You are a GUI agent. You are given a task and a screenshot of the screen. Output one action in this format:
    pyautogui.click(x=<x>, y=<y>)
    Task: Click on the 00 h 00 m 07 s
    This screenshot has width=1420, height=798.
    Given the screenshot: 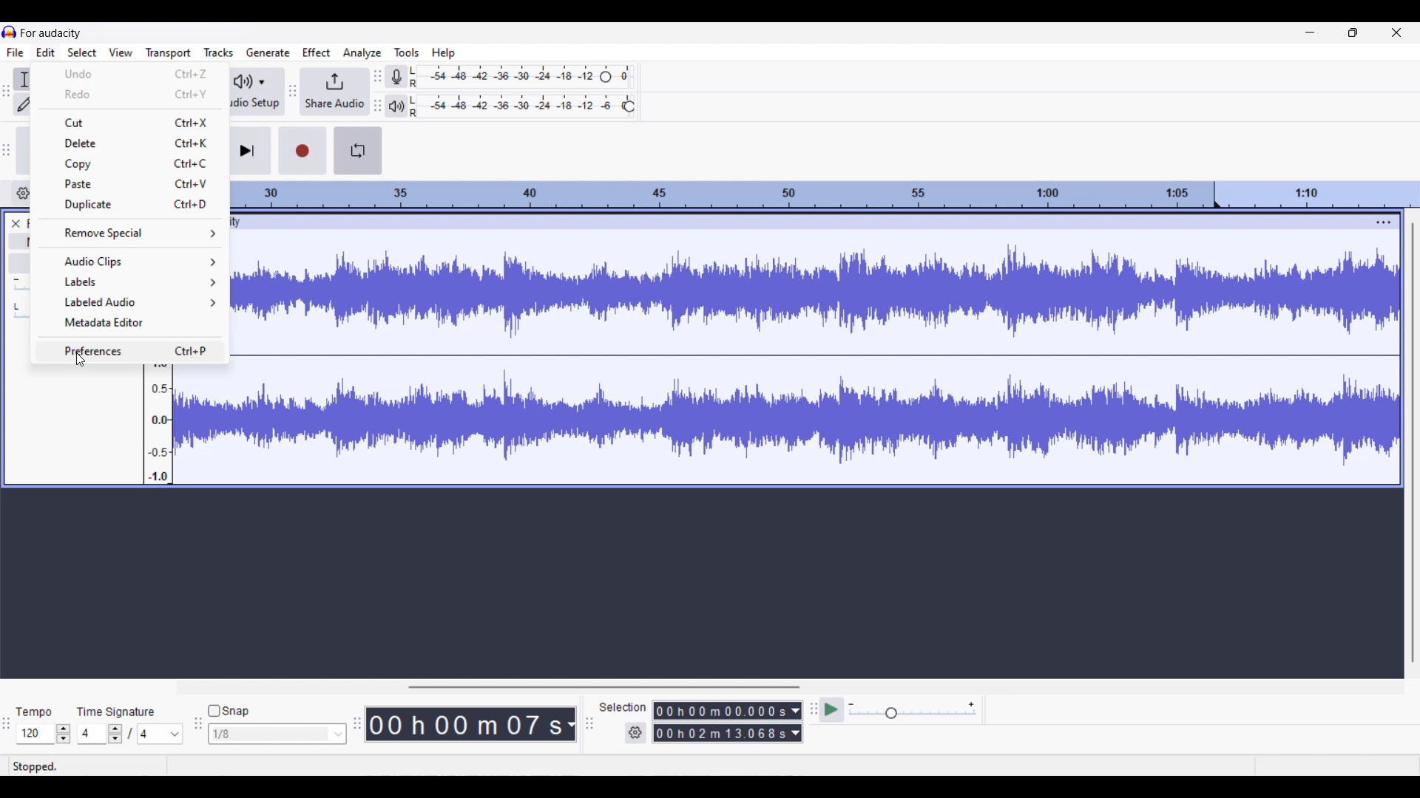 What is the action you would take?
    pyautogui.click(x=464, y=724)
    